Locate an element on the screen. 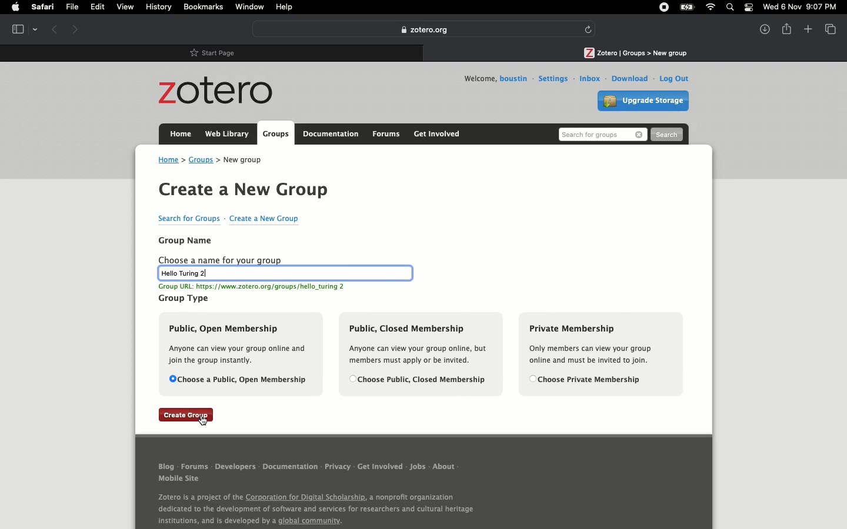 This screenshot has width=847, height=529. Home is located at coordinates (178, 133).